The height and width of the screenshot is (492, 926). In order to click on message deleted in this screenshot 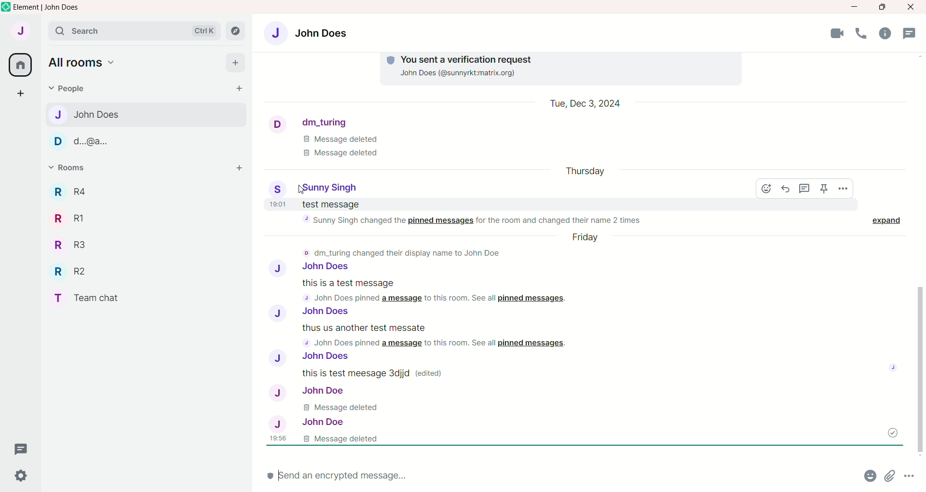, I will do `click(343, 148)`.